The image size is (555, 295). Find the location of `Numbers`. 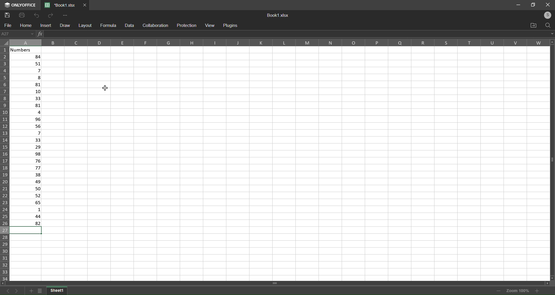

Numbers is located at coordinates (27, 50).